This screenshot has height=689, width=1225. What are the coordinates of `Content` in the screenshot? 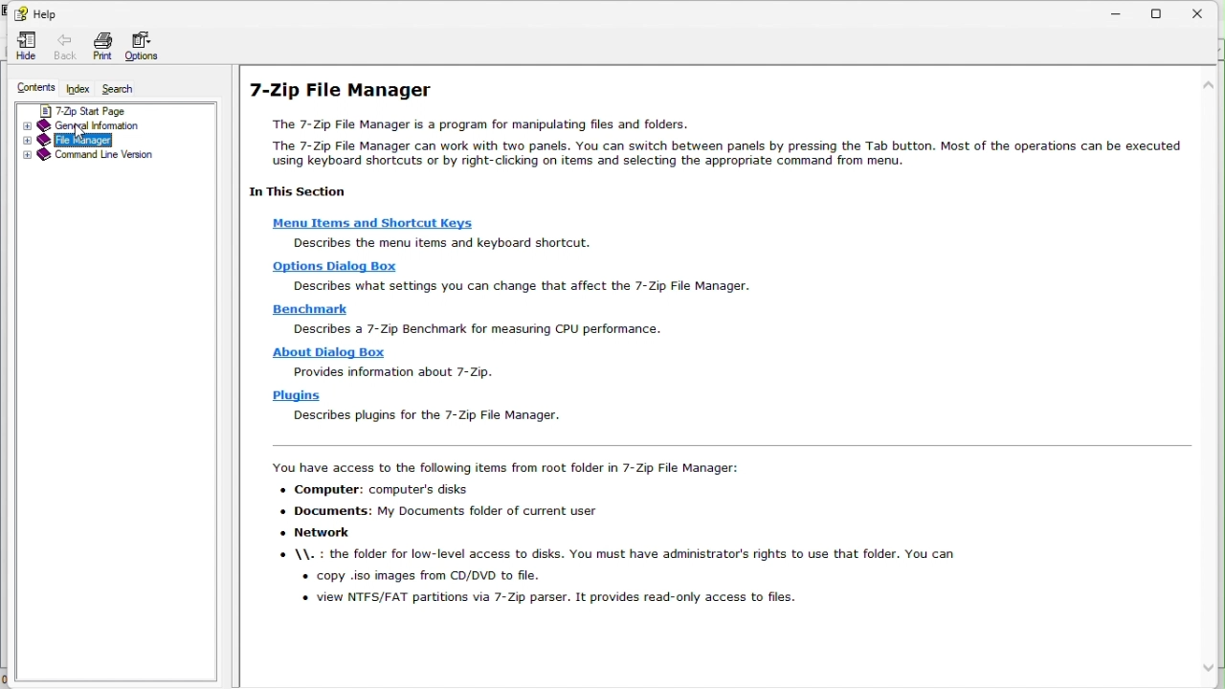 It's located at (33, 87).